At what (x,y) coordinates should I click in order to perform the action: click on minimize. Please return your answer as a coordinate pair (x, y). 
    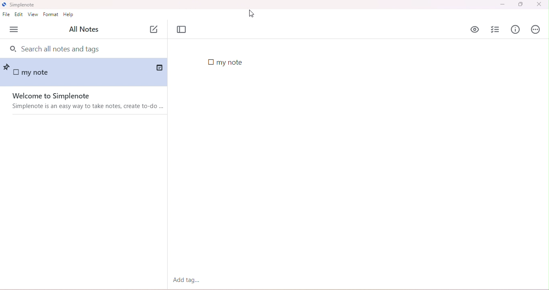
    Looking at the image, I should click on (502, 5).